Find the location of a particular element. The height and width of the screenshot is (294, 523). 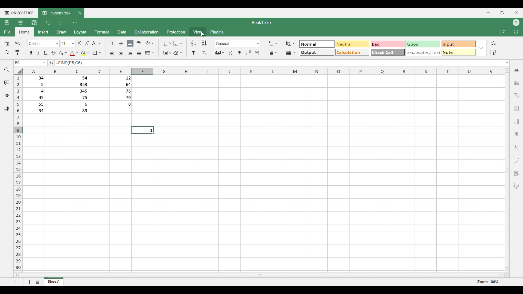

Current sheet: sheet1 is located at coordinates (54, 283).